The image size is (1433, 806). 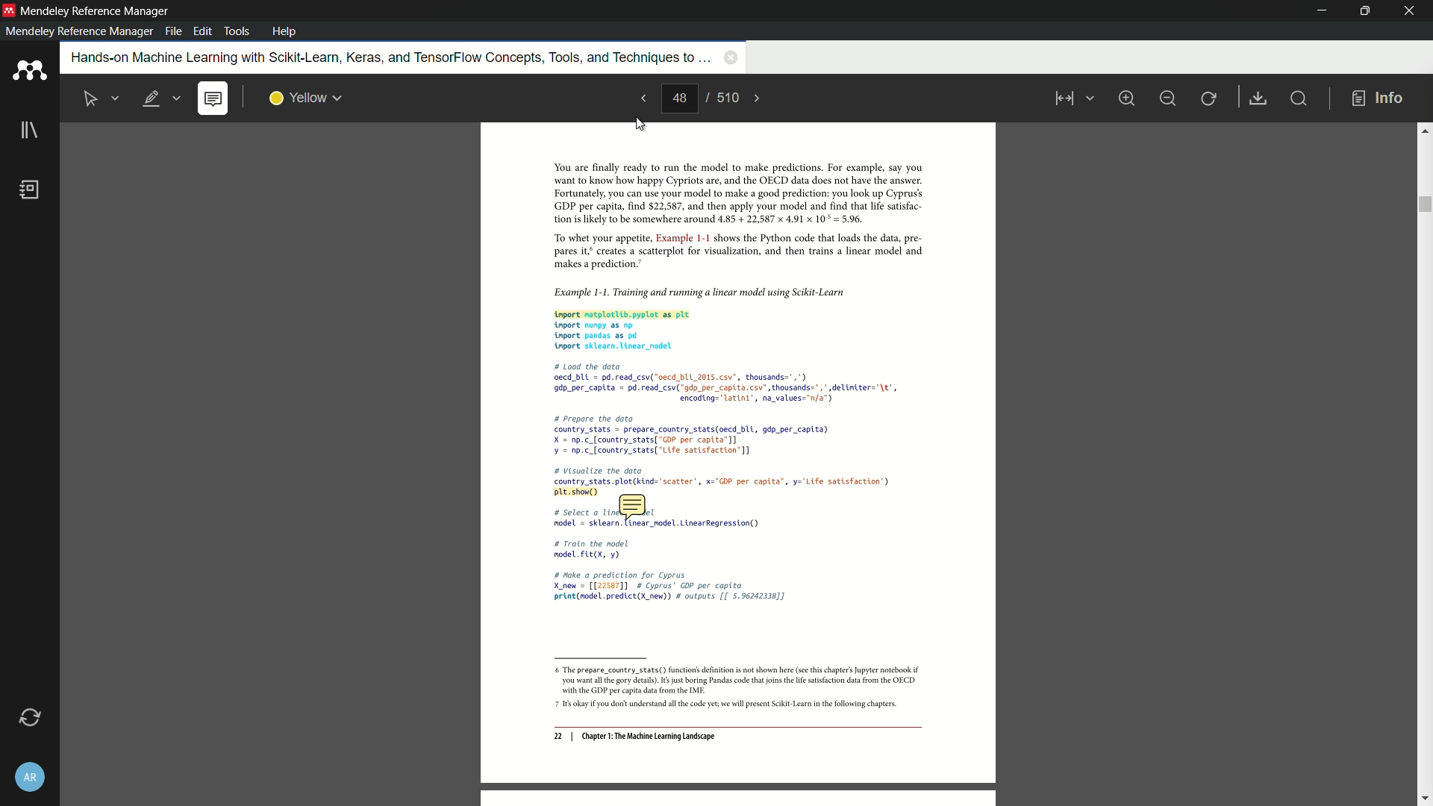 What do you see at coordinates (9, 10) in the screenshot?
I see `app icon` at bounding box center [9, 10].